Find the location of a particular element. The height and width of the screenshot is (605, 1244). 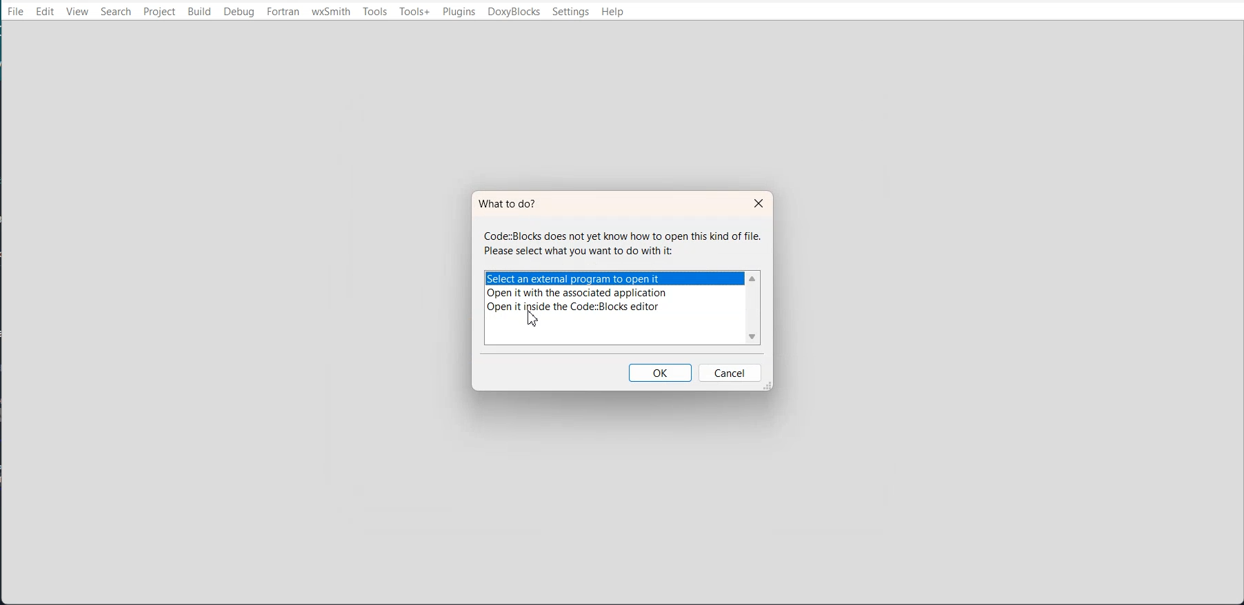

Debug is located at coordinates (239, 12).